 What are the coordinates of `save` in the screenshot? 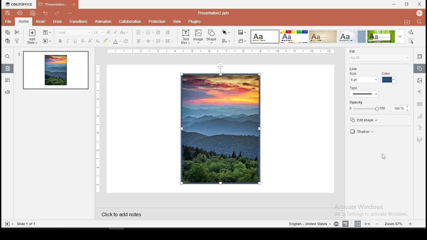 It's located at (6, 13).